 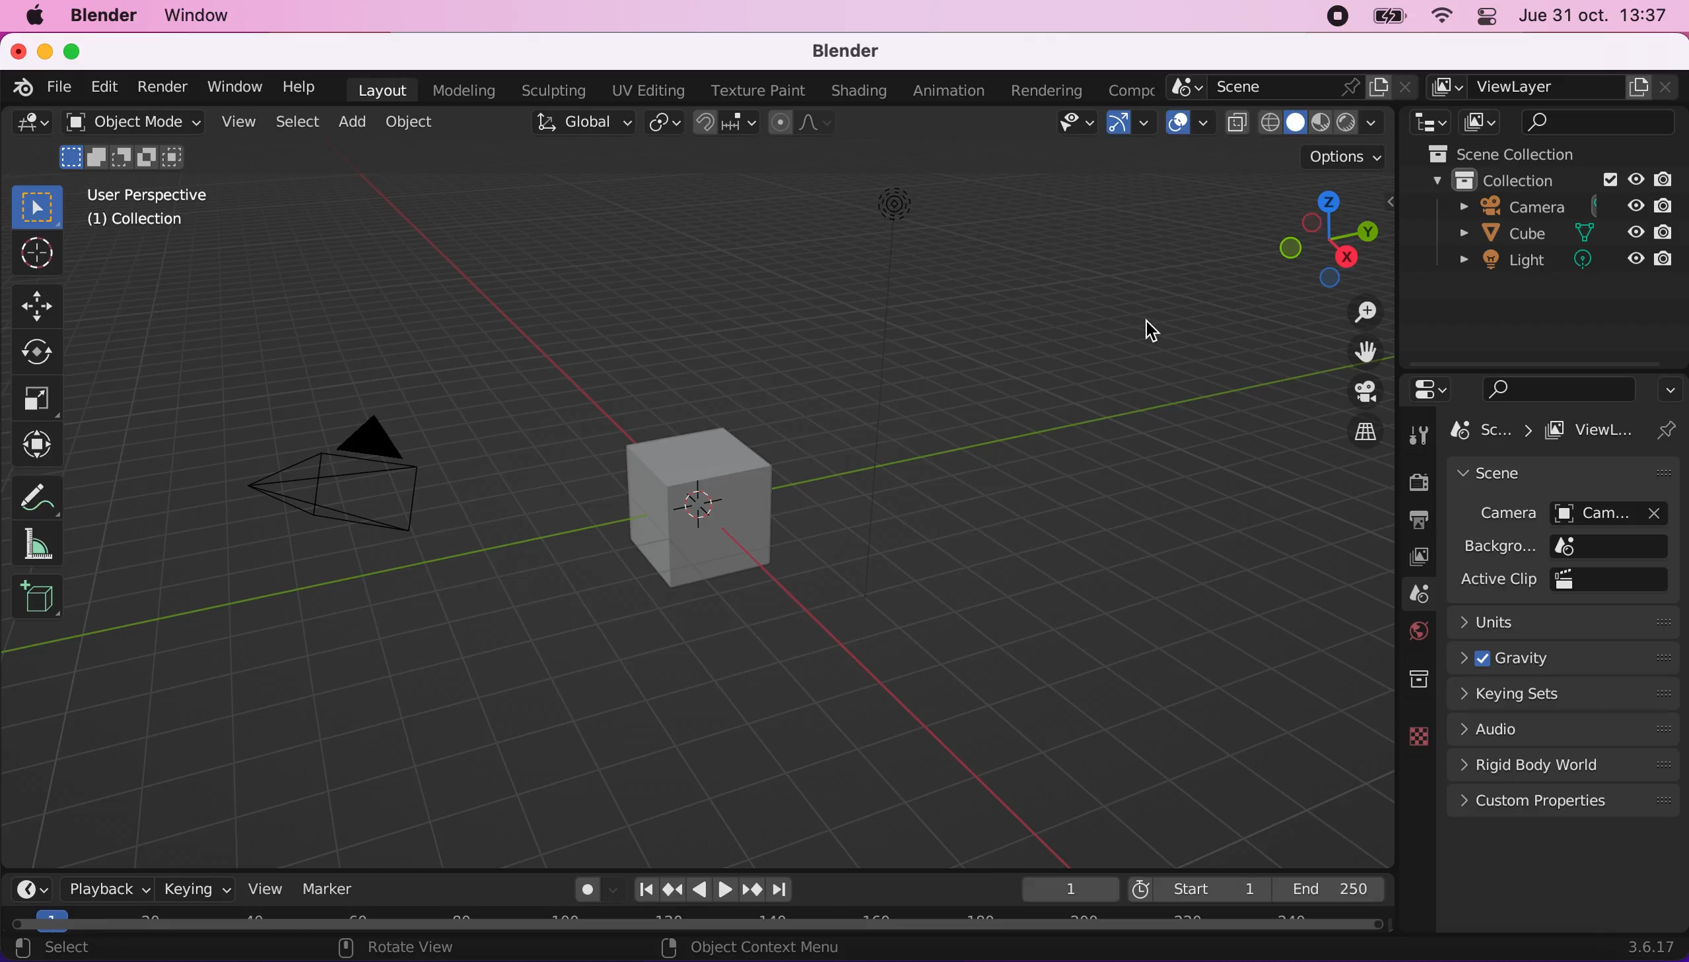 What do you see at coordinates (727, 124) in the screenshot?
I see `snapping` at bounding box center [727, 124].